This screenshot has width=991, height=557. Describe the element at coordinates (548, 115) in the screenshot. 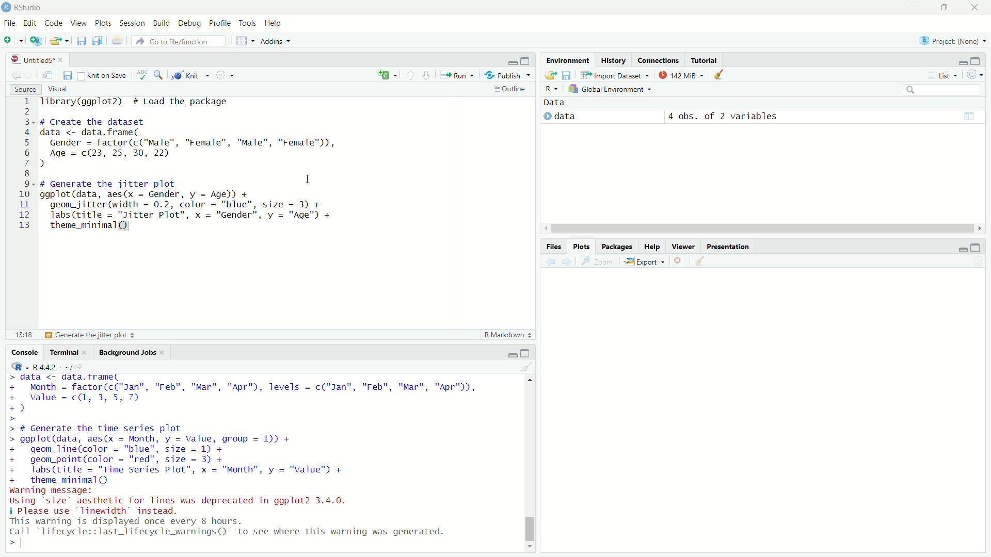

I see `play` at that location.